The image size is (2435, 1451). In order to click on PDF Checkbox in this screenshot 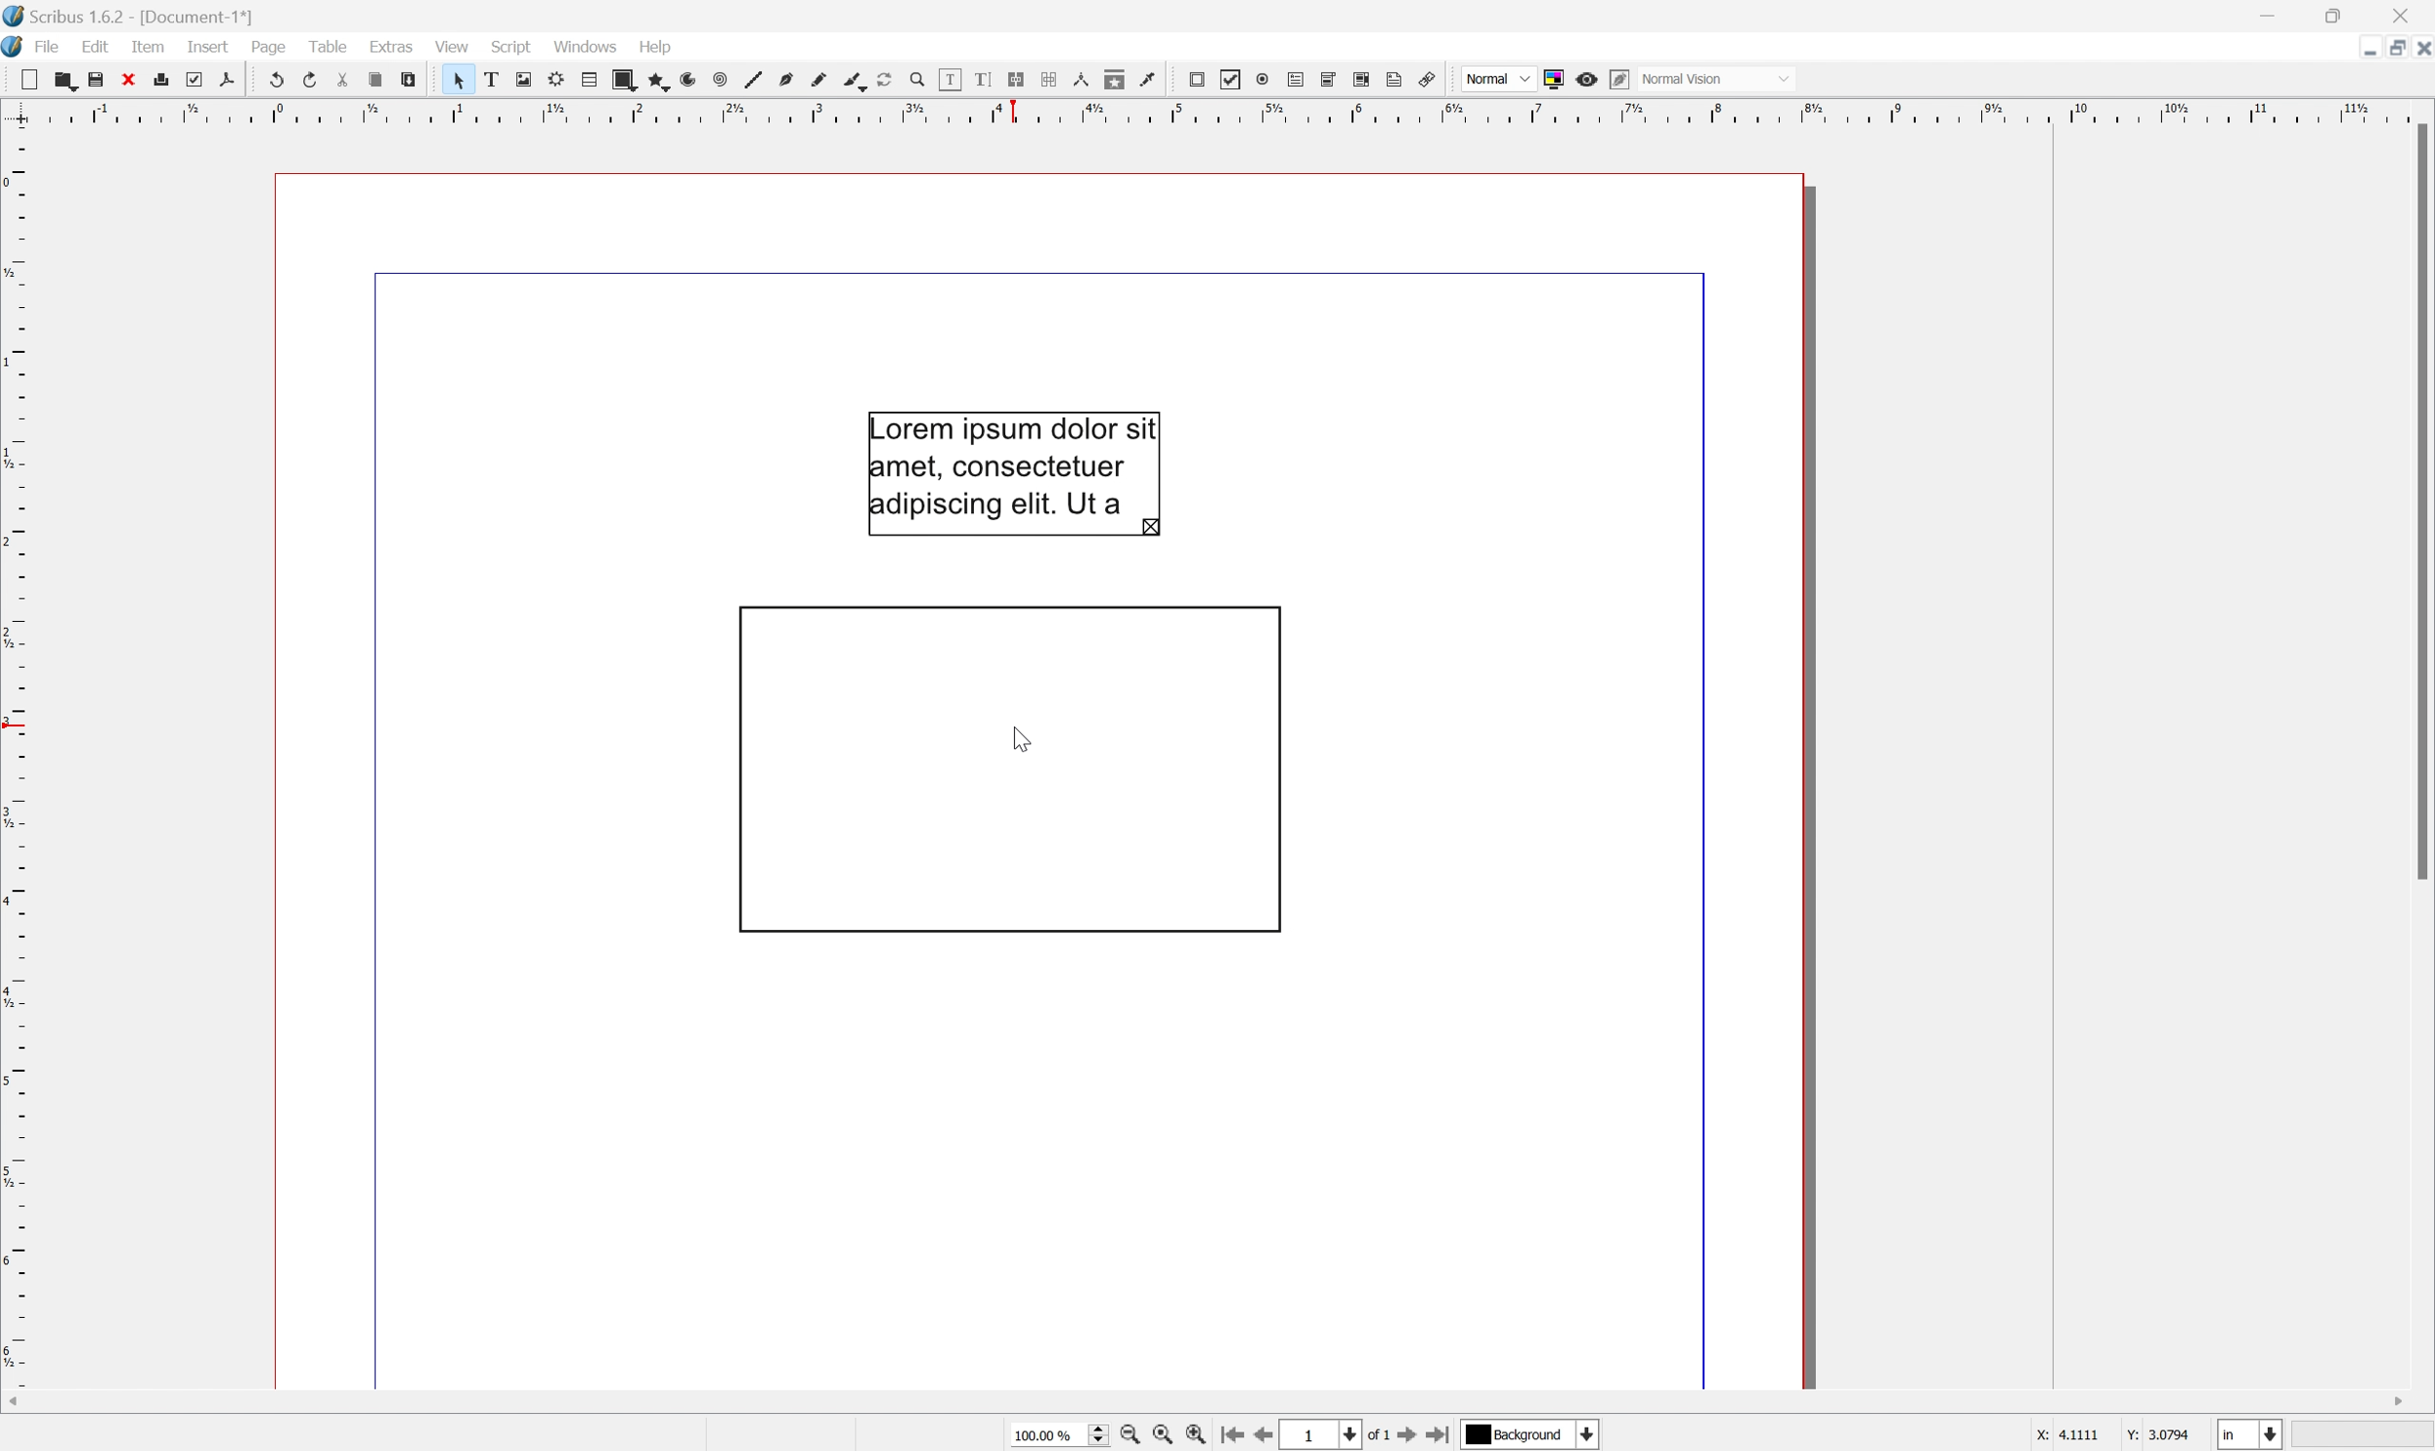, I will do `click(1231, 79)`.